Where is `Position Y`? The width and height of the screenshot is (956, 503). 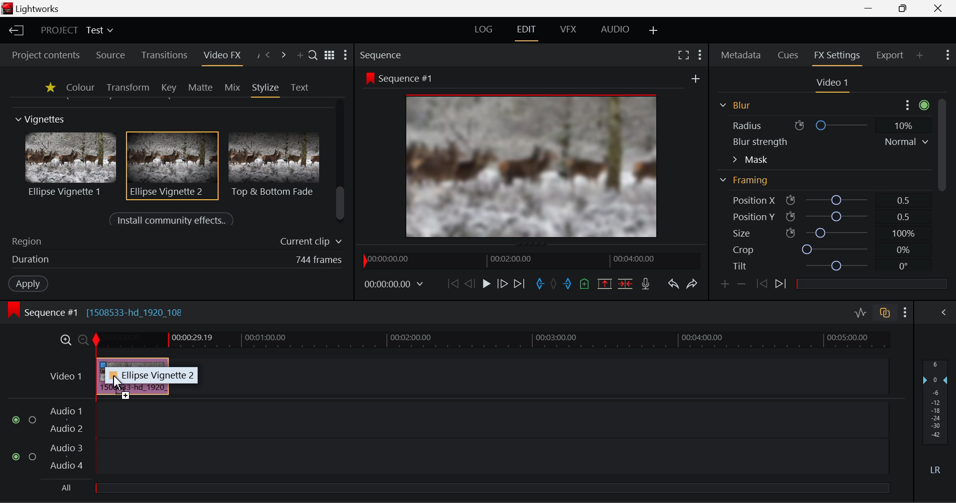
Position Y is located at coordinates (820, 216).